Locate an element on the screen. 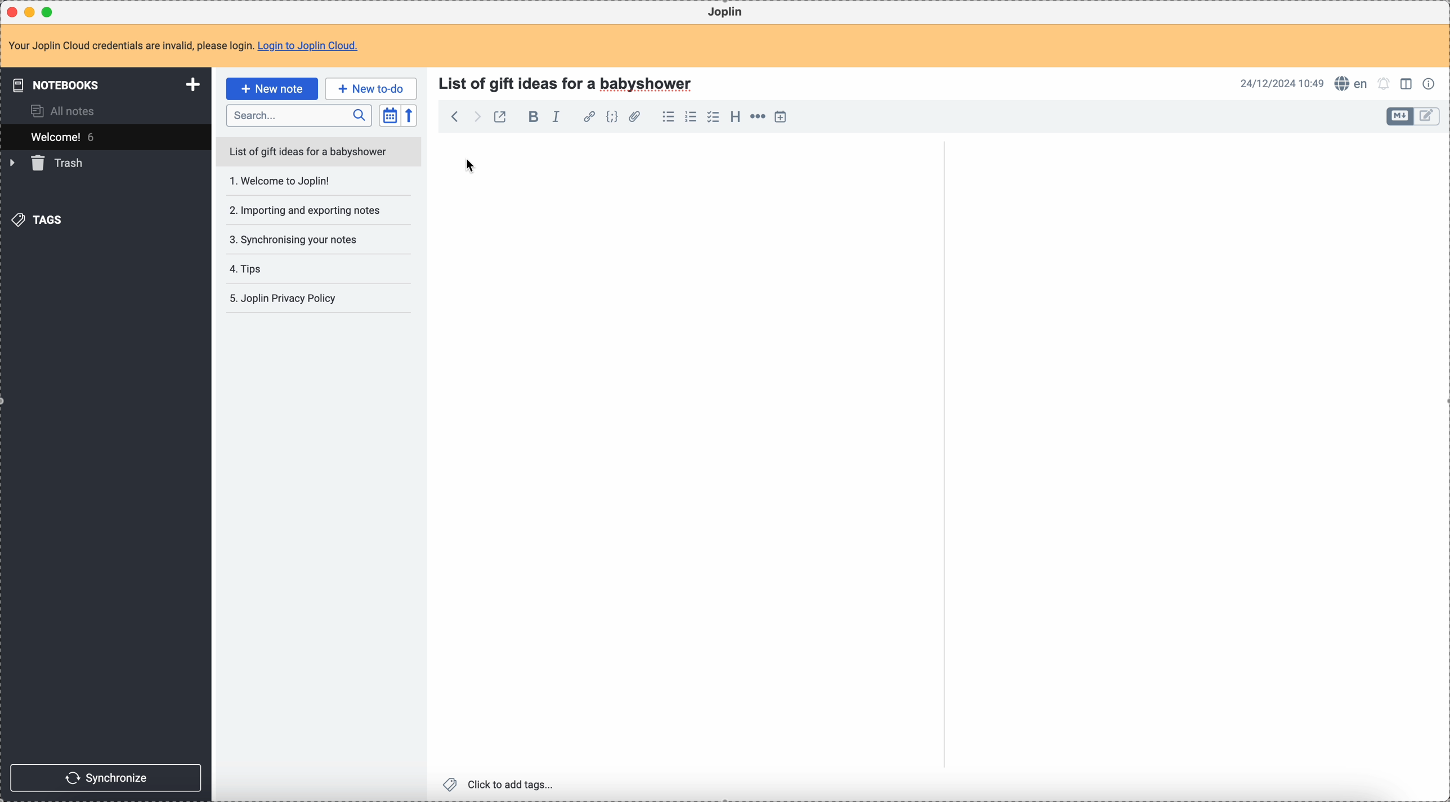 The width and height of the screenshot is (1450, 802). close Joplin is located at coordinates (11, 12).